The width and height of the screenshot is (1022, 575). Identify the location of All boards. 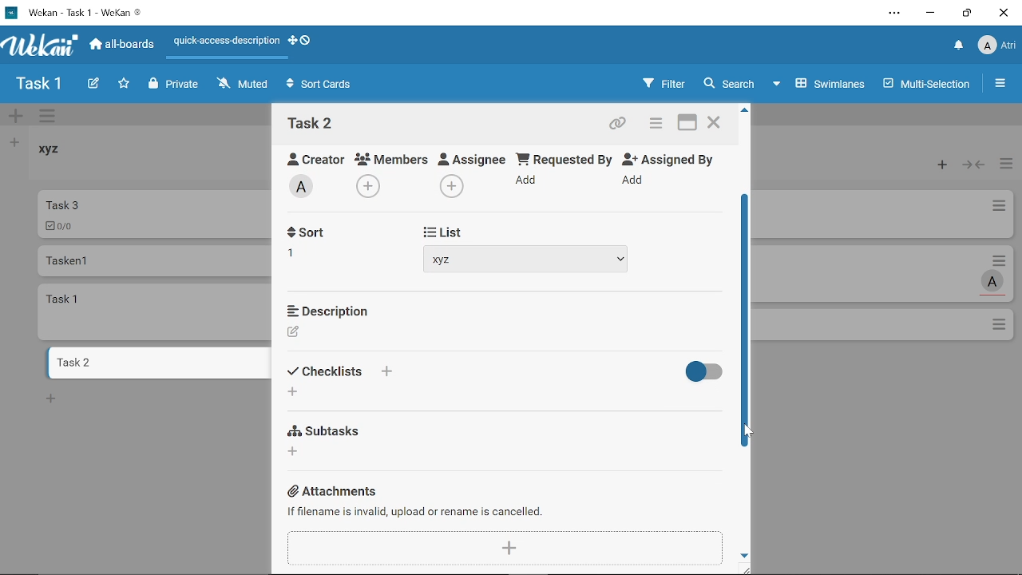
(123, 44).